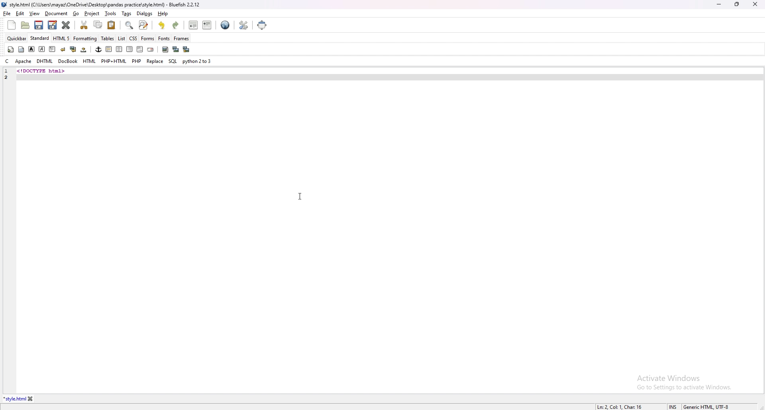 The width and height of the screenshot is (765, 410). Describe the element at coordinates (10, 49) in the screenshot. I see `quickstart` at that location.